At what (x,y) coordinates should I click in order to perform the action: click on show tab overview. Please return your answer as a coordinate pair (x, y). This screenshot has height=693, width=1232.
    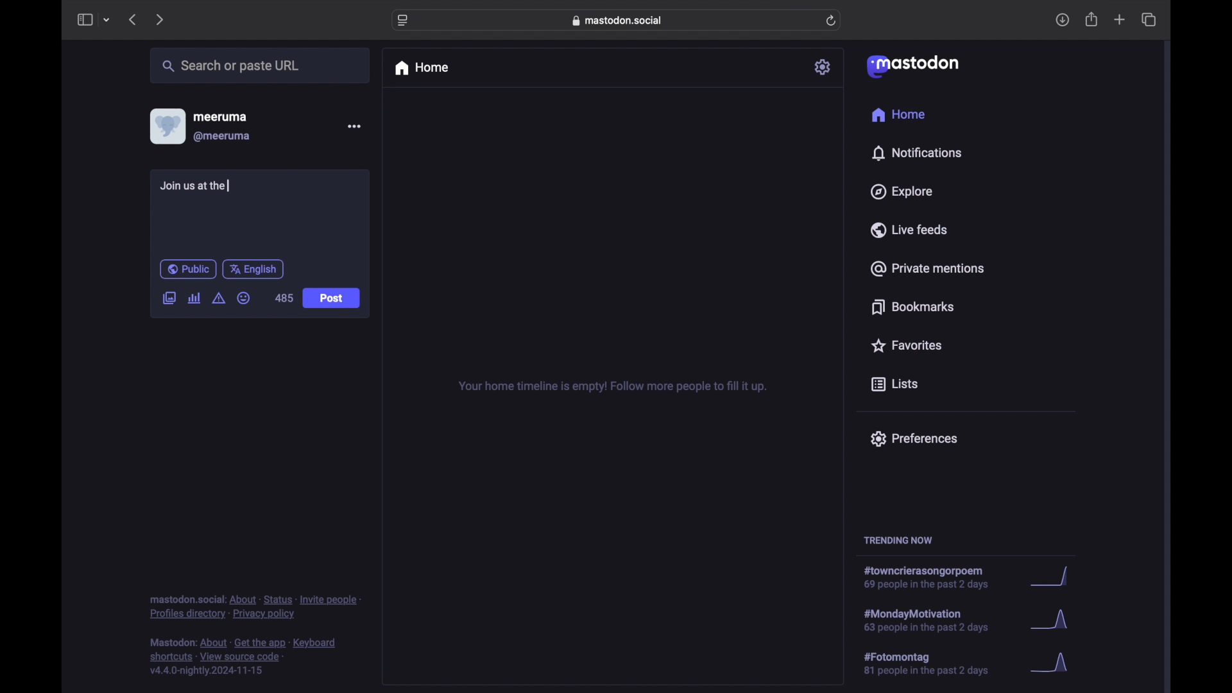
    Looking at the image, I should click on (1149, 20).